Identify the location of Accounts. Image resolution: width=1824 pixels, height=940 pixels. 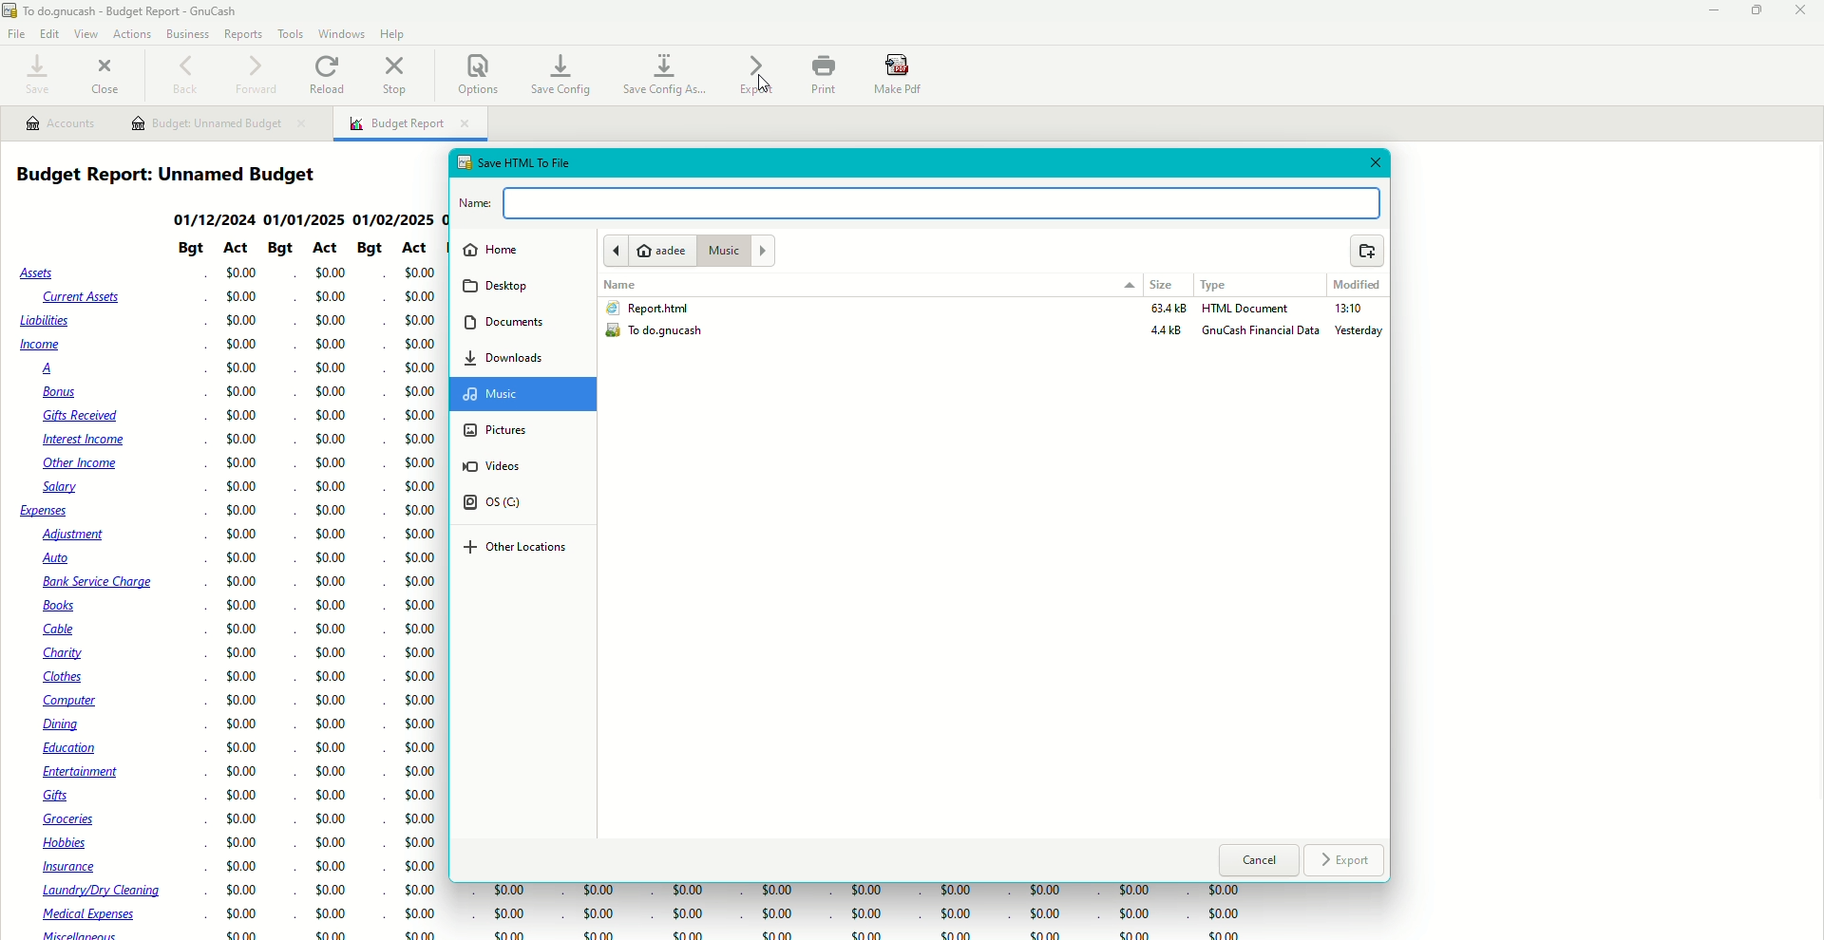
(60, 123).